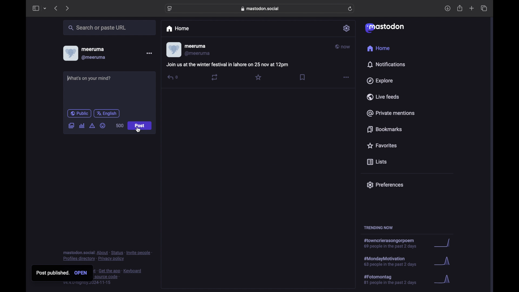 The image size is (519, 292). What do you see at coordinates (351, 9) in the screenshot?
I see `refresh` at bounding box center [351, 9].